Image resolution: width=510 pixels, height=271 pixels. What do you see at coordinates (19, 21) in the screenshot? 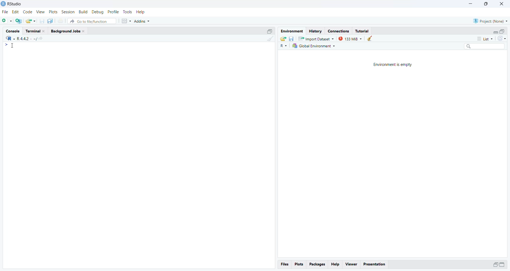
I see `Create a Project` at bounding box center [19, 21].